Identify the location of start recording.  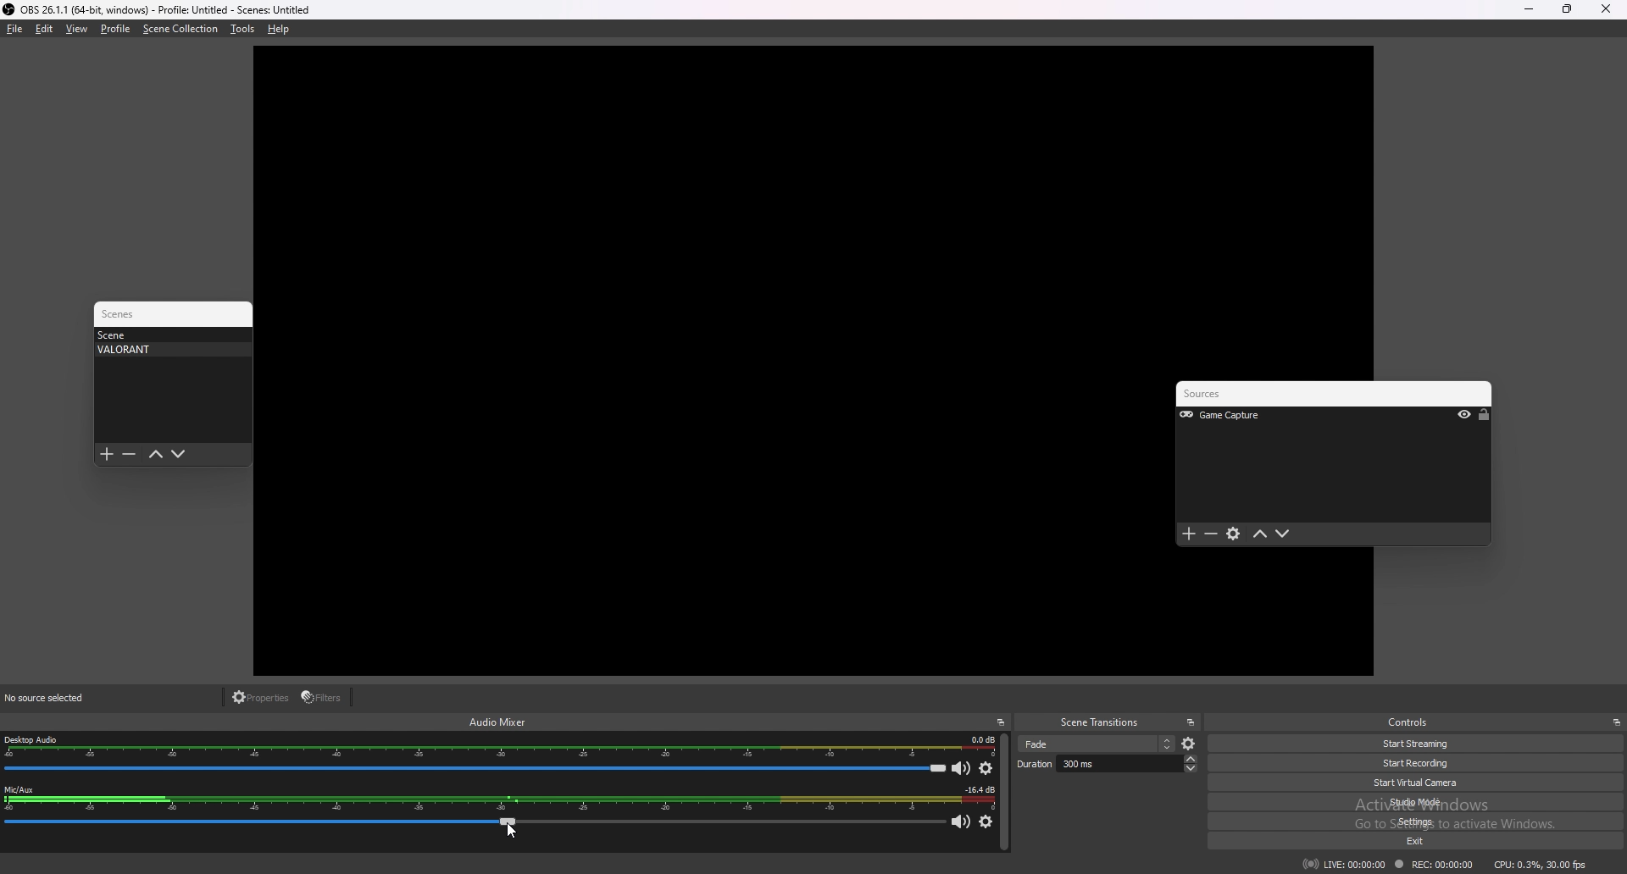
(1419, 763).